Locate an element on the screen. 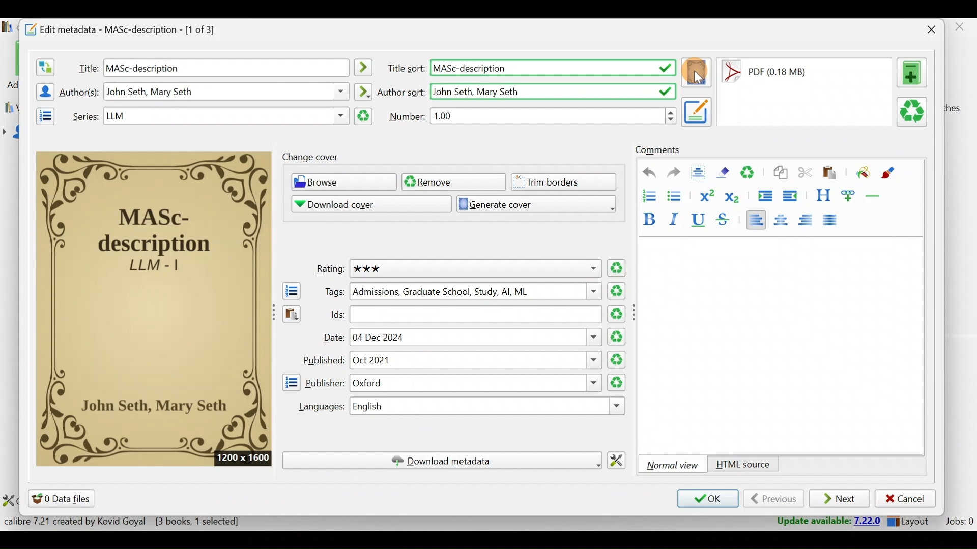  Align right is located at coordinates (809, 220).